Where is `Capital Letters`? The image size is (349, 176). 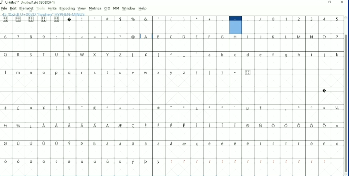 Capital Letters is located at coordinates (241, 37).